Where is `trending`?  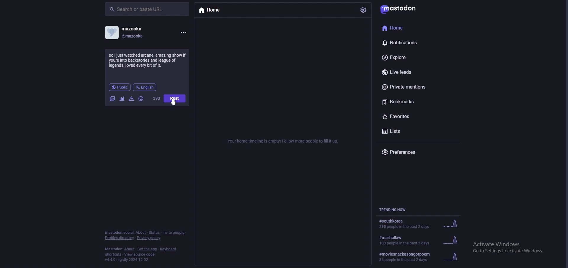
trending is located at coordinates (419, 223).